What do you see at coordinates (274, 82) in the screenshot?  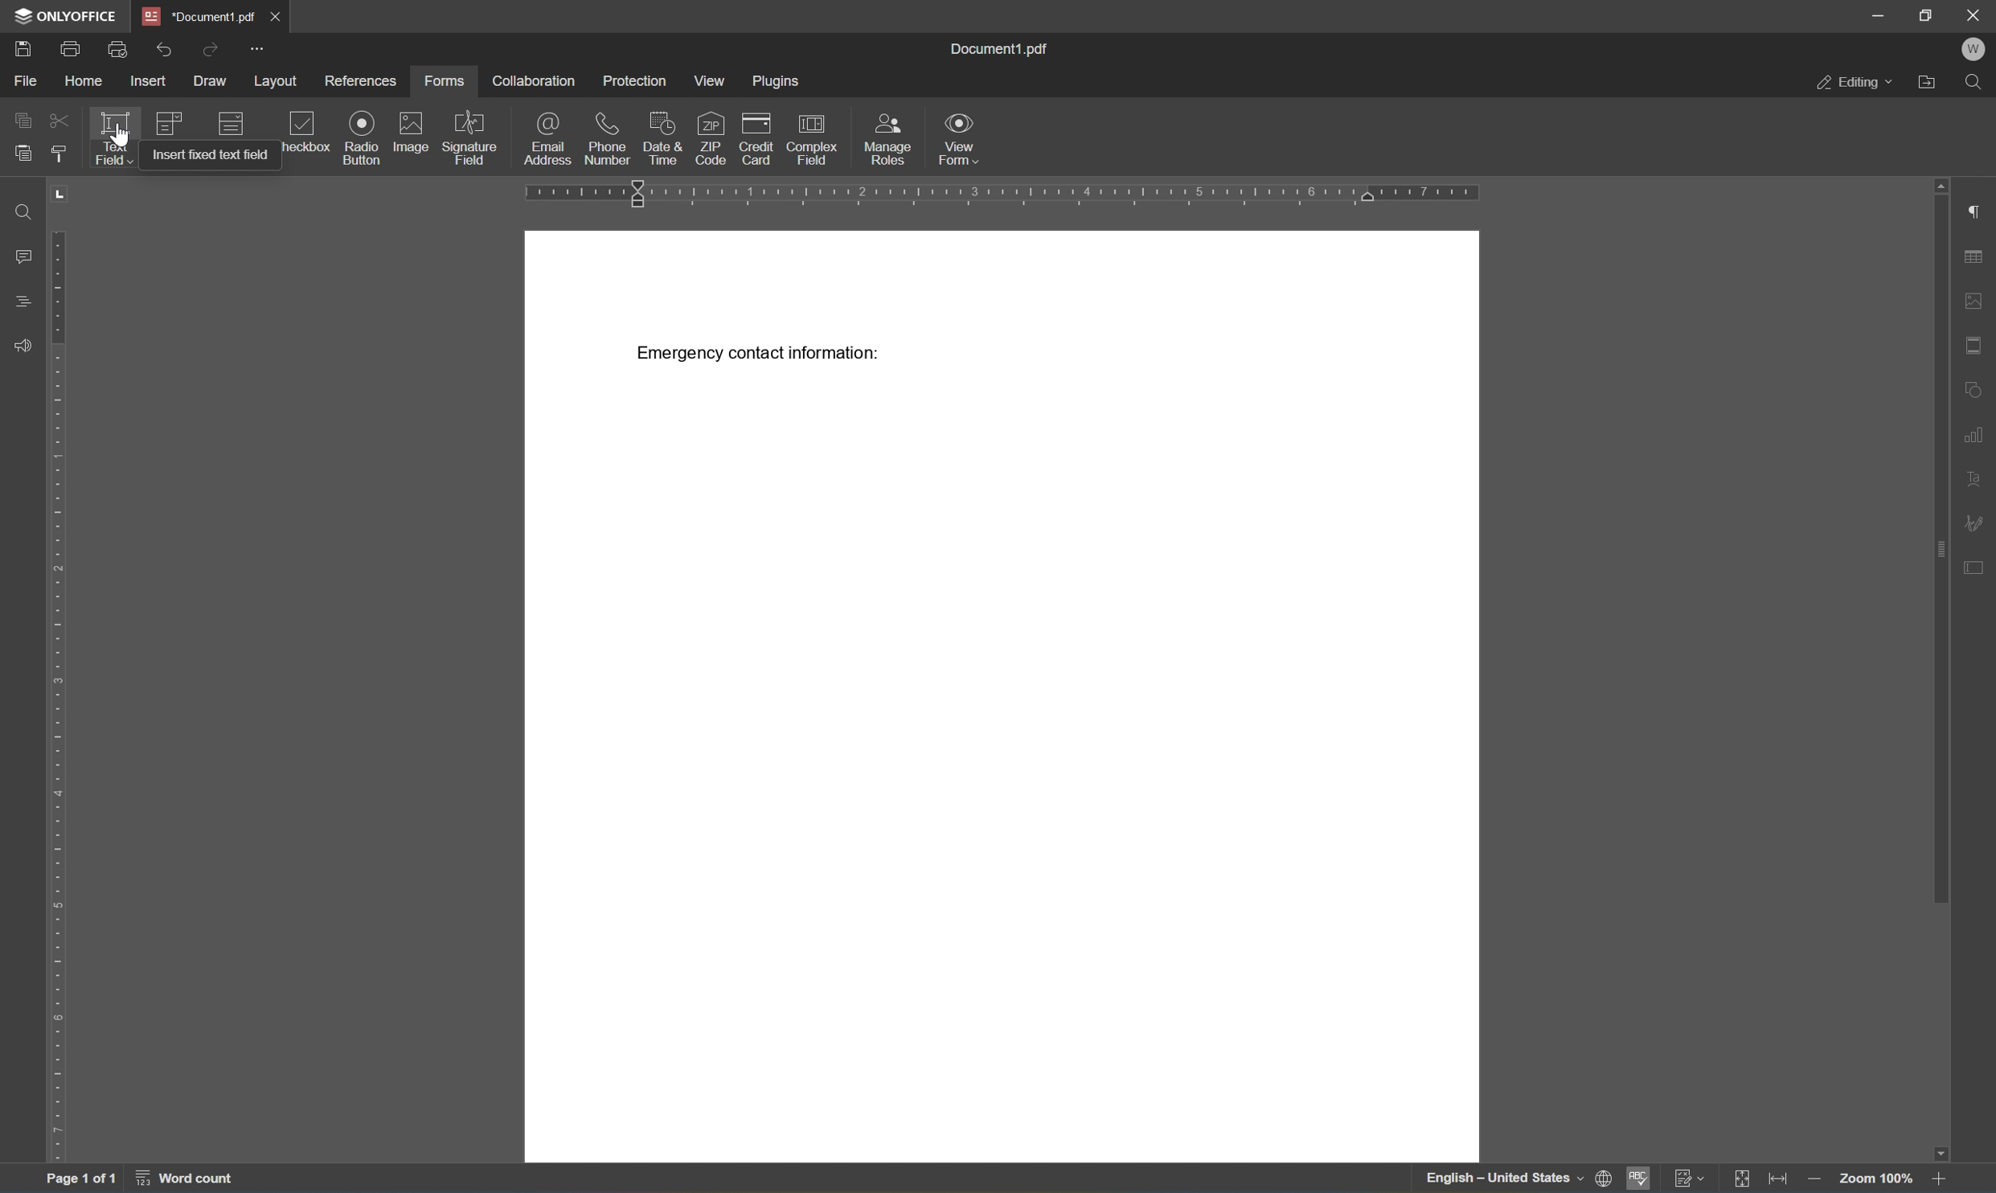 I see `layout` at bounding box center [274, 82].